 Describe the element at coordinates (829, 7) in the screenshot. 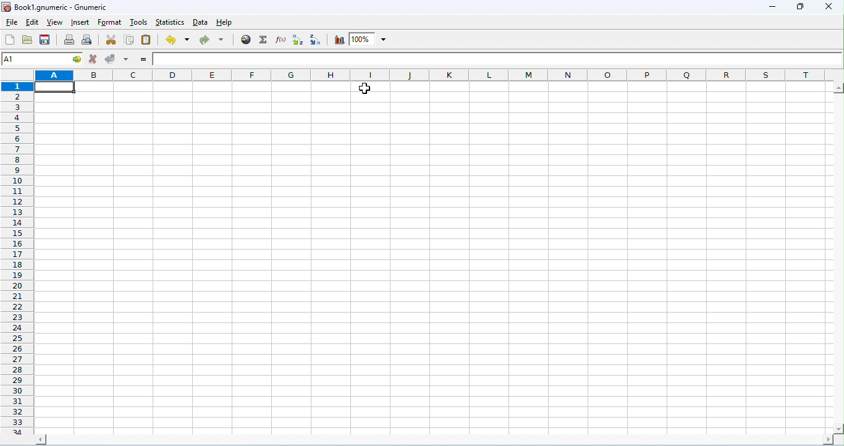

I see `close` at that location.